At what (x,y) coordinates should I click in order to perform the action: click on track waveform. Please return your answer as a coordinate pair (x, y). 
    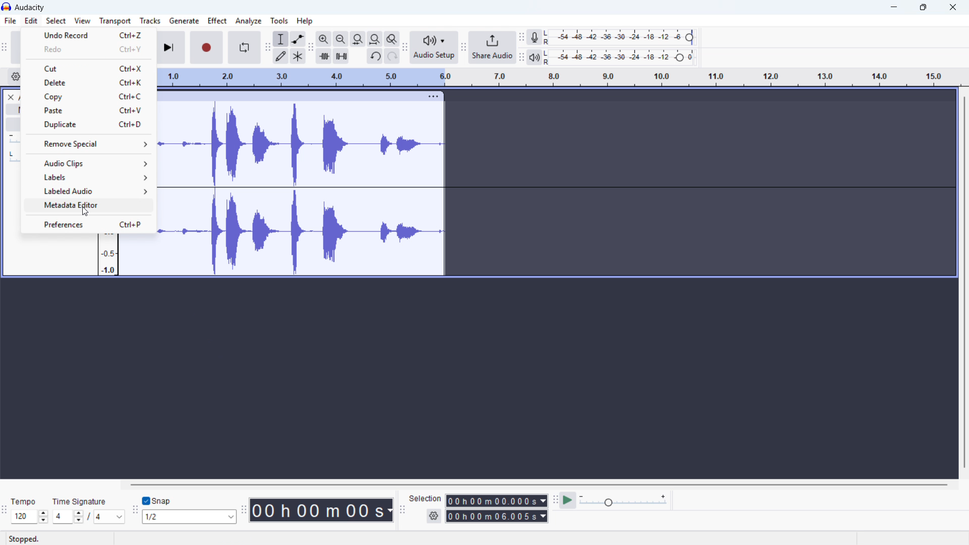
    Looking at the image, I should click on (304, 188).